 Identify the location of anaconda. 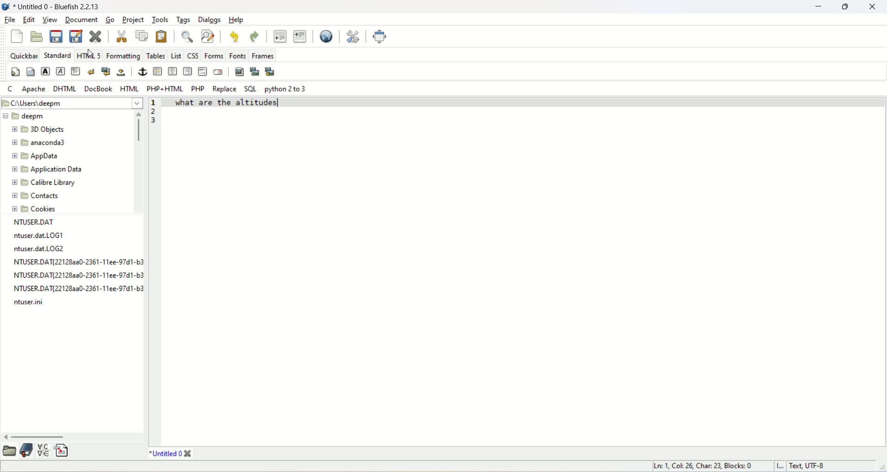
(41, 143).